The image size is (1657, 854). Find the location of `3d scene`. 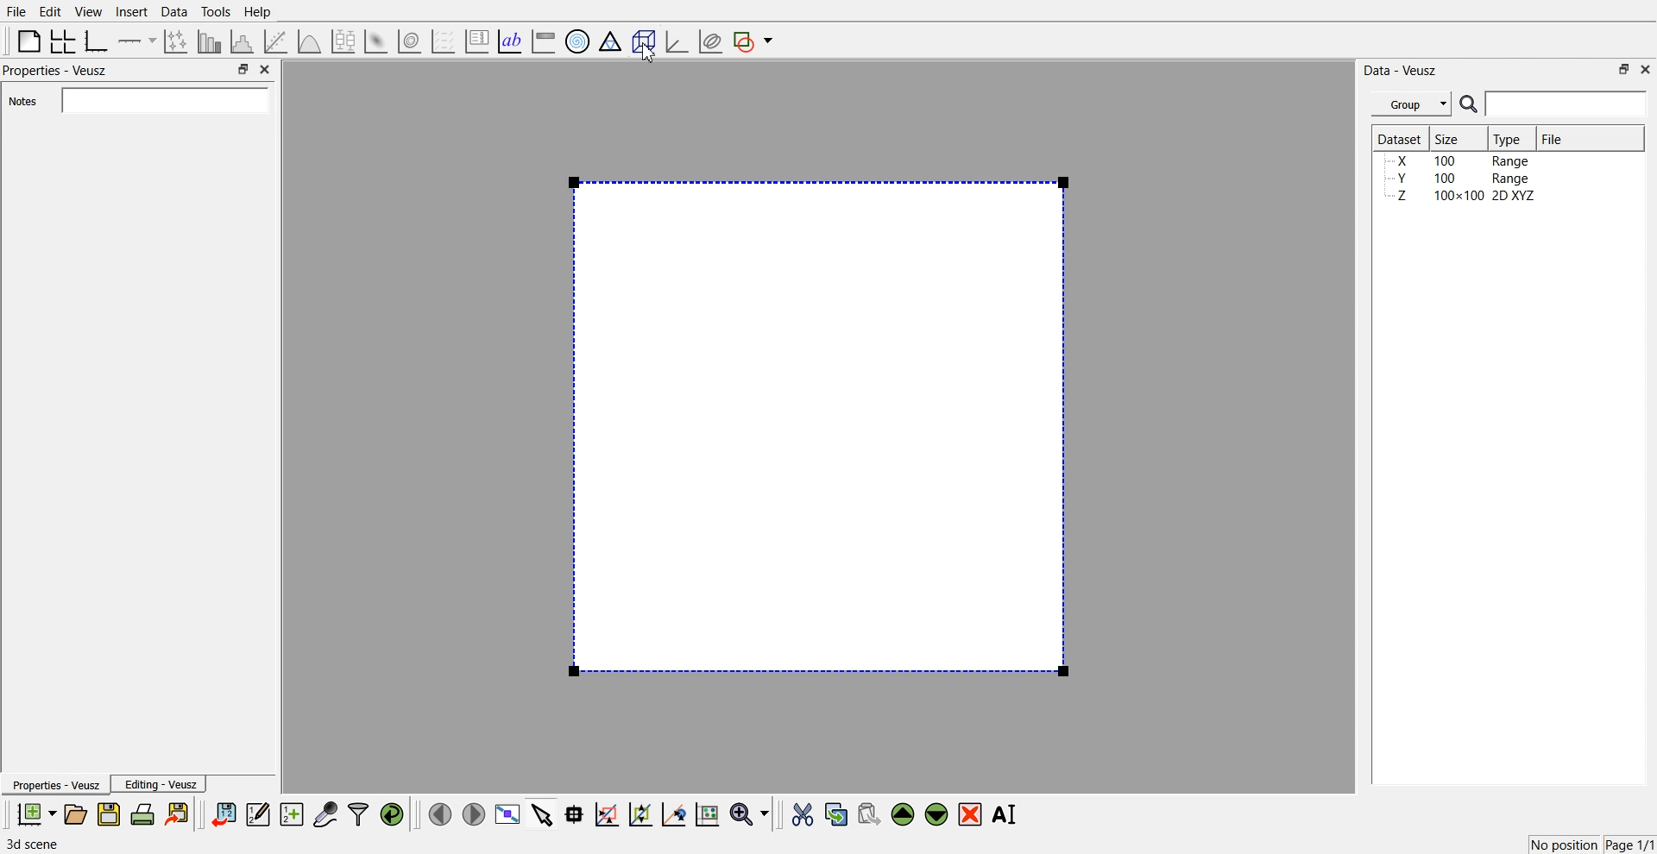

3d scene is located at coordinates (33, 845).